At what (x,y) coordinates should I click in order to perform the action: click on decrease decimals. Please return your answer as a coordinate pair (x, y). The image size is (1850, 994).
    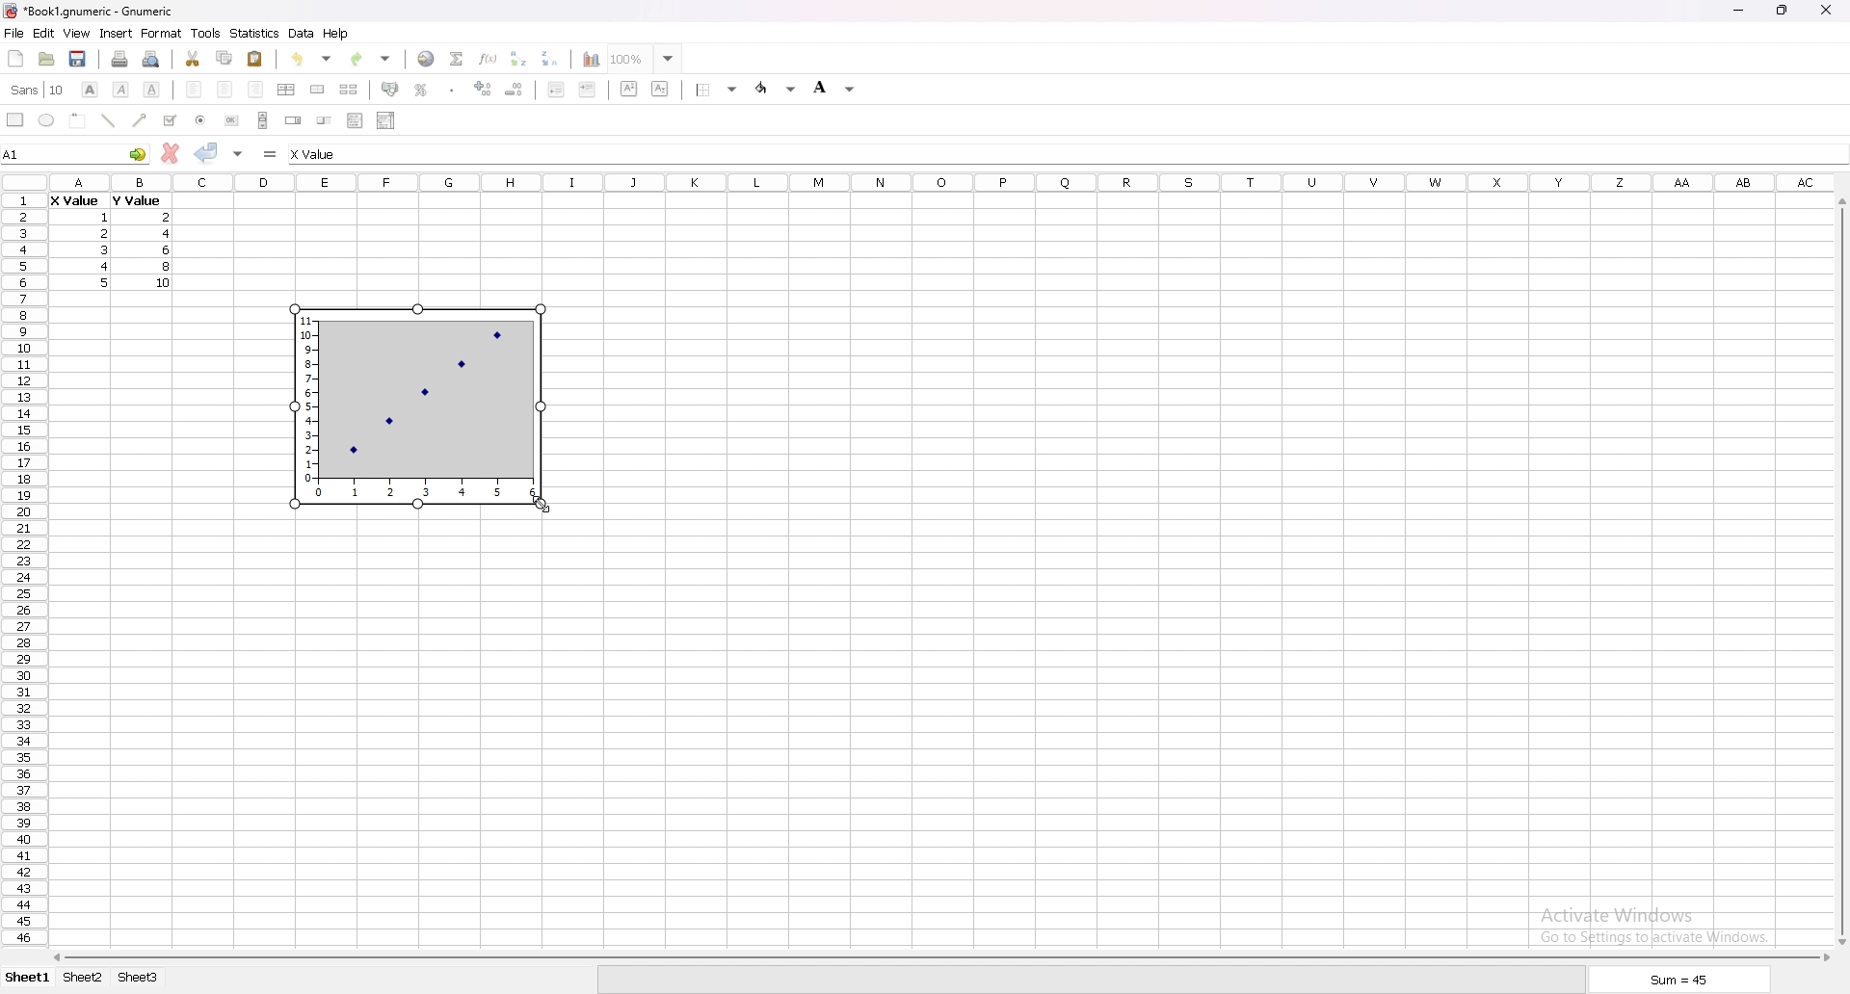
    Looking at the image, I should click on (515, 90).